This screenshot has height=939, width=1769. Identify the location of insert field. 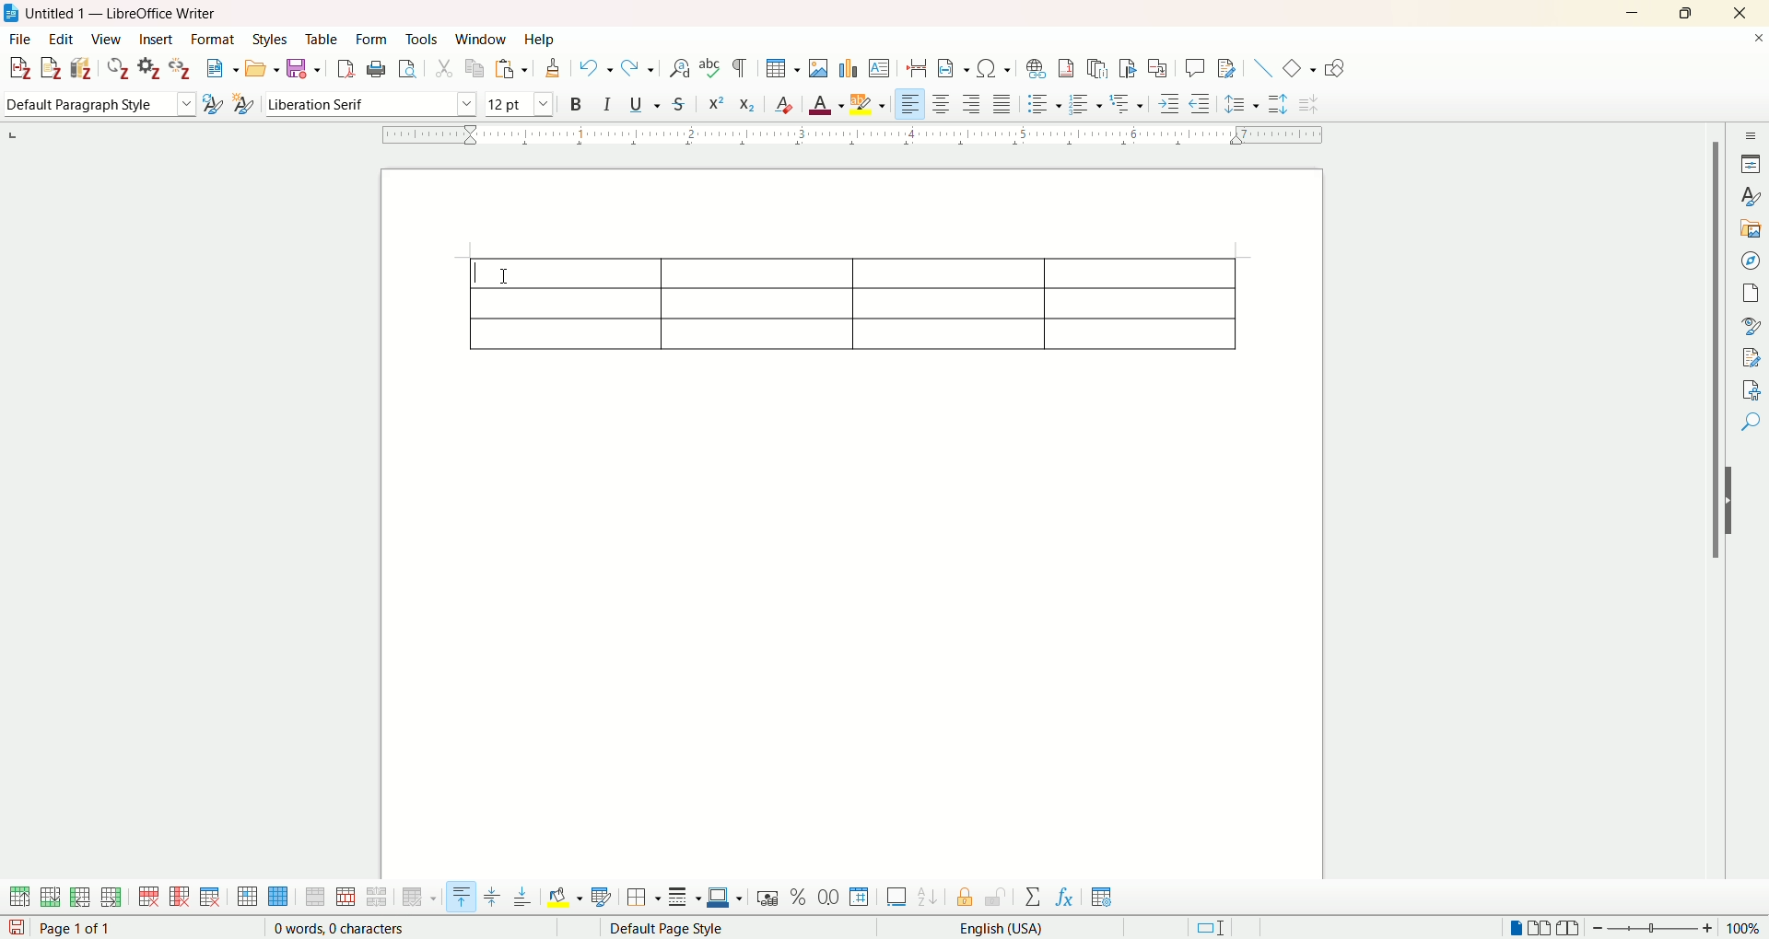
(953, 68).